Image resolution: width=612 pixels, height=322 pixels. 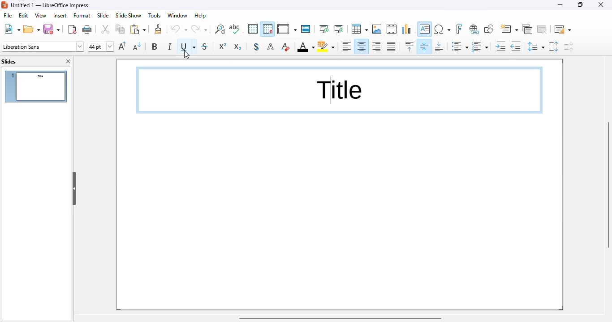 What do you see at coordinates (285, 47) in the screenshot?
I see `clear direct formatting` at bounding box center [285, 47].